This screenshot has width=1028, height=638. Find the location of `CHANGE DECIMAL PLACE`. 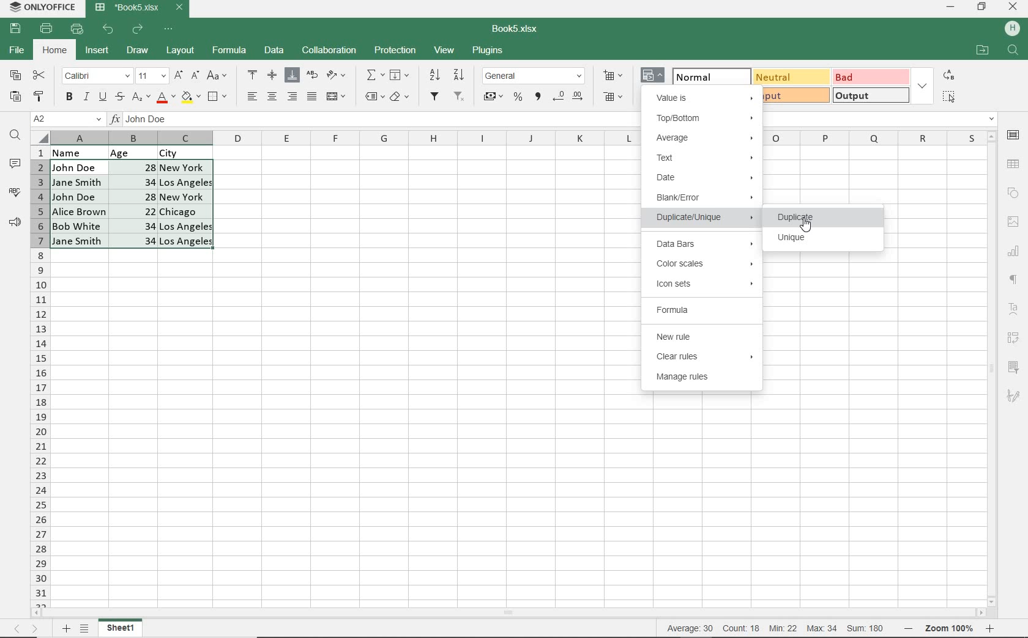

CHANGE DECIMAL PLACE is located at coordinates (567, 97).